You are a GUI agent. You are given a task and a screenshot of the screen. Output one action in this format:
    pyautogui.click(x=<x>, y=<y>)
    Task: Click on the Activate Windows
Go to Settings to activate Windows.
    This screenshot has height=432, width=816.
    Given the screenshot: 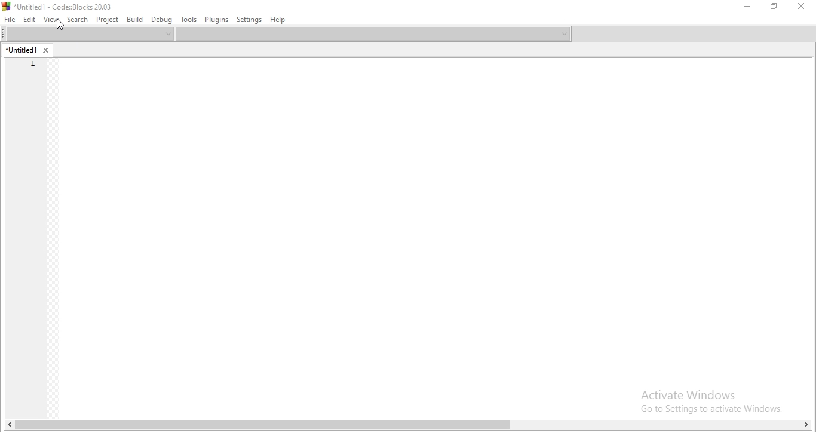 What is the action you would take?
    pyautogui.click(x=707, y=396)
    